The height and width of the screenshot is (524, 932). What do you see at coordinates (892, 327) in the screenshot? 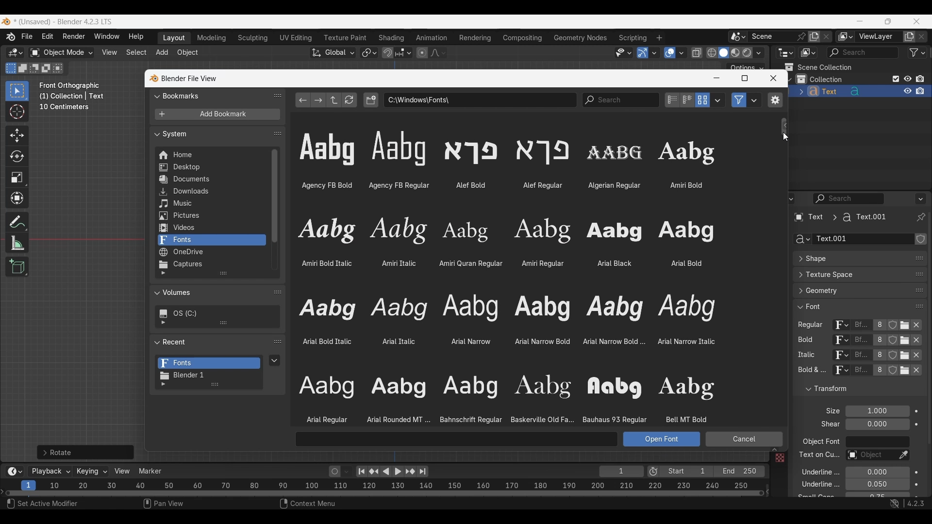
I see `Fake user for respe` at bounding box center [892, 327].